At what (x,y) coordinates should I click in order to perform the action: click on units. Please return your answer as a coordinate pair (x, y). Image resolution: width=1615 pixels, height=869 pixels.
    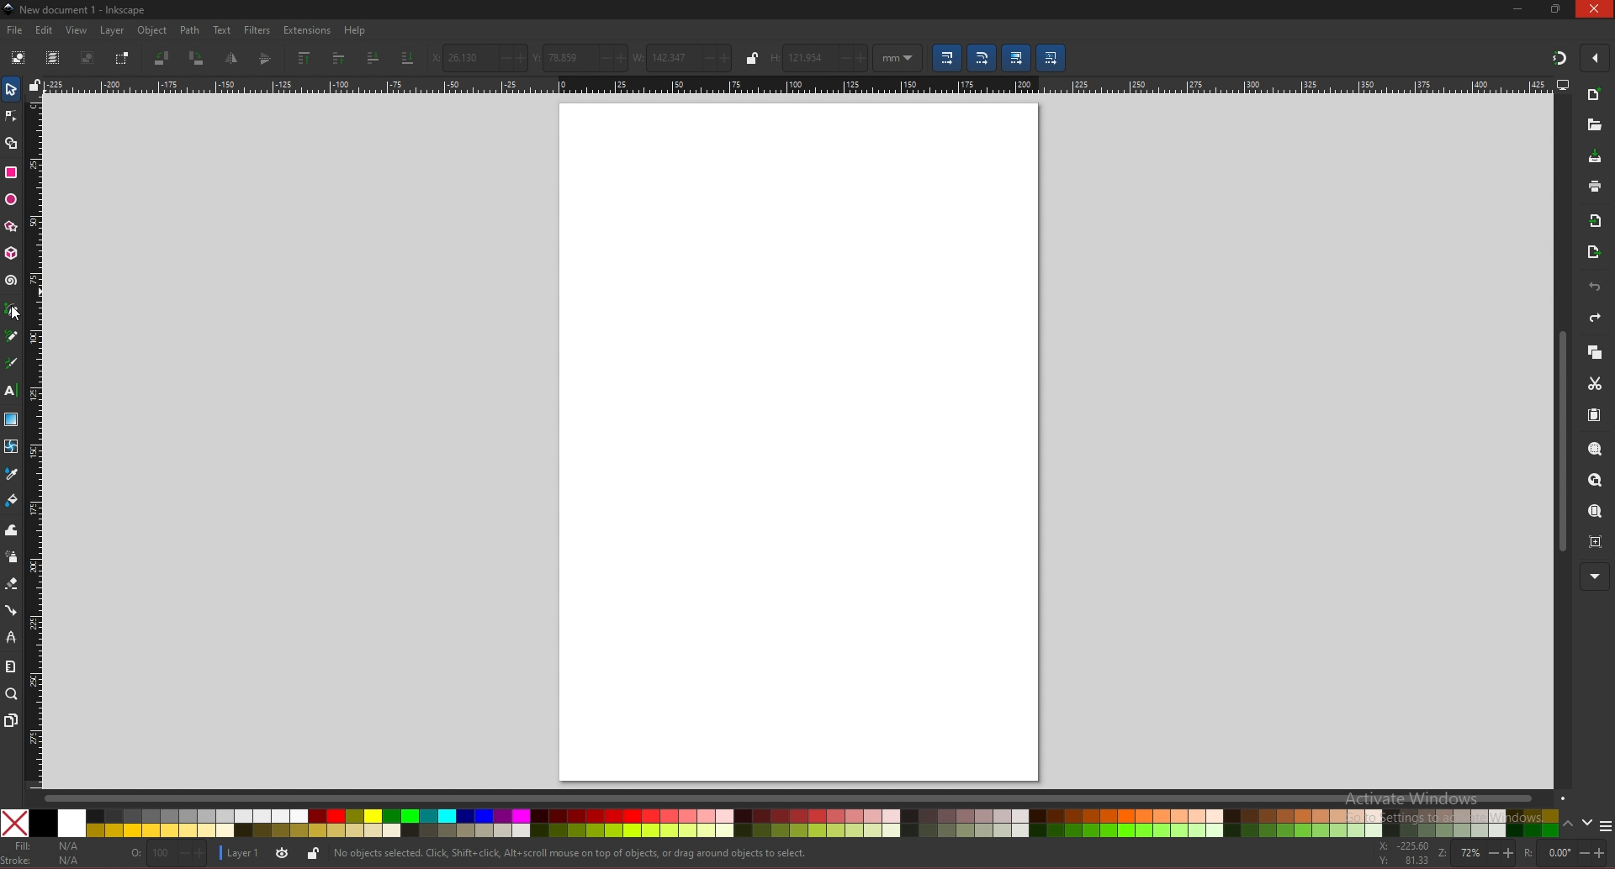
    Looking at the image, I should click on (898, 58).